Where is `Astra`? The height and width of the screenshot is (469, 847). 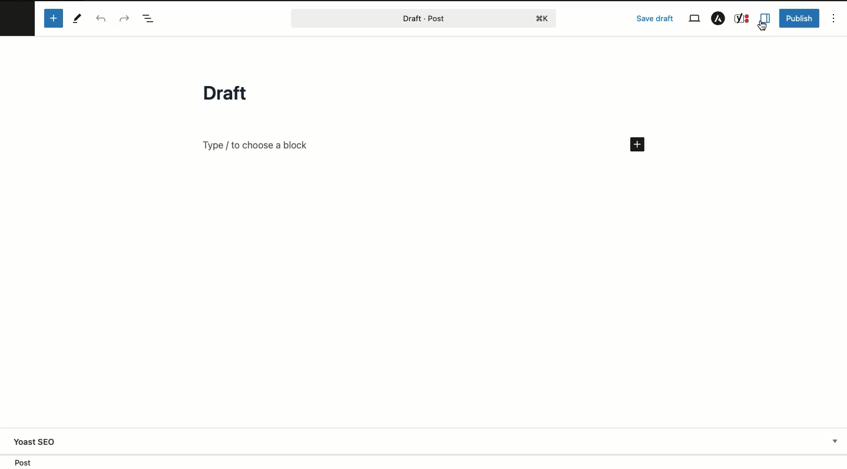
Astra is located at coordinates (719, 20).